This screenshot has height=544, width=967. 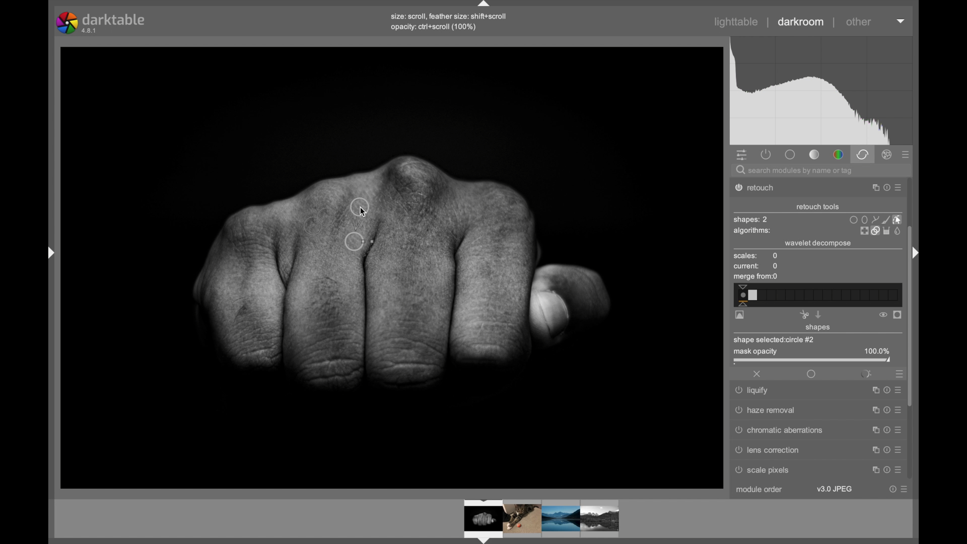 What do you see at coordinates (753, 232) in the screenshot?
I see `algorithms` at bounding box center [753, 232].